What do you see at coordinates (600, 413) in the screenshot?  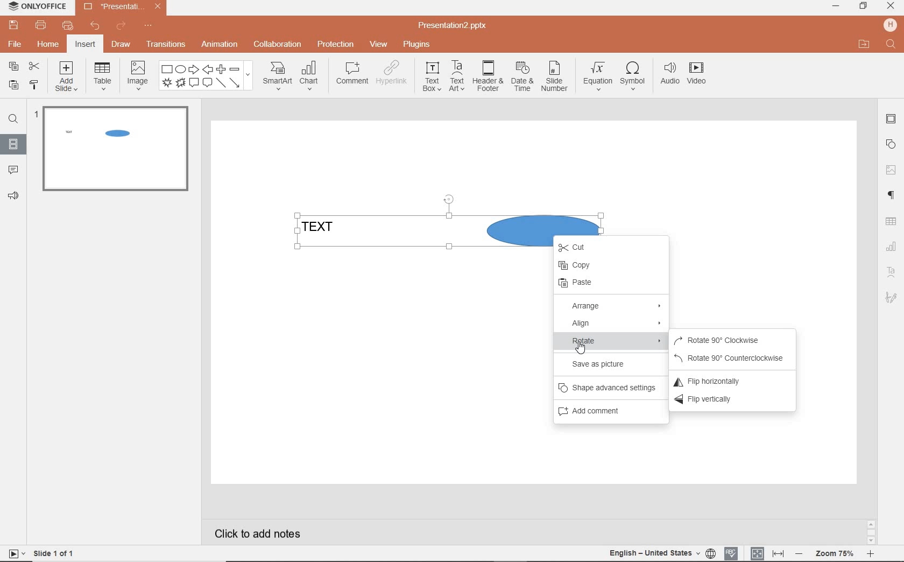 I see `Add comment` at bounding box center [600, 413].